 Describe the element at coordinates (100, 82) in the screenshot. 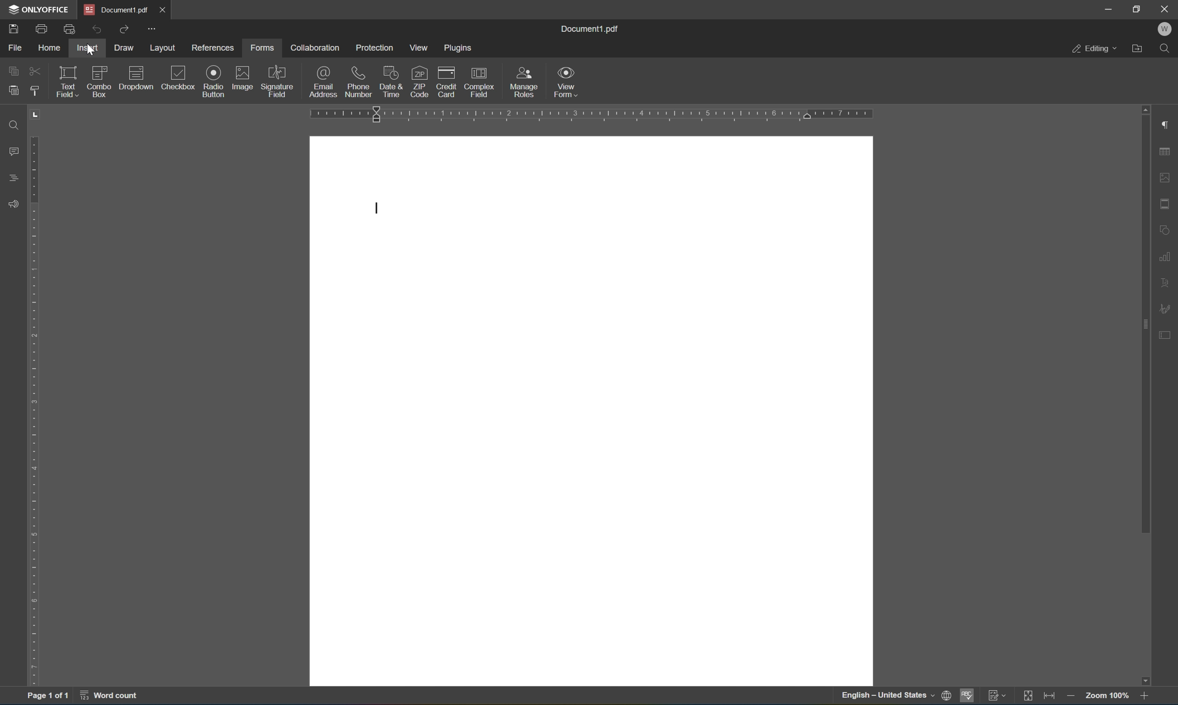

I see `combo box` at that location.